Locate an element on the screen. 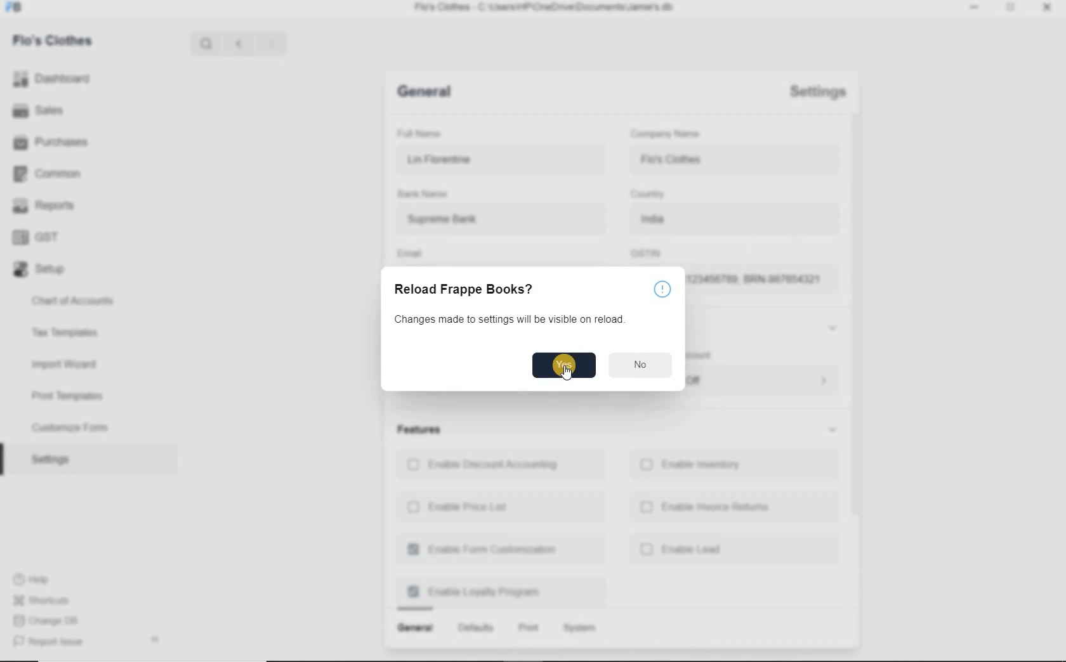 This screenshot has width=1066, height=662. no is located at coordinates (641, 364).